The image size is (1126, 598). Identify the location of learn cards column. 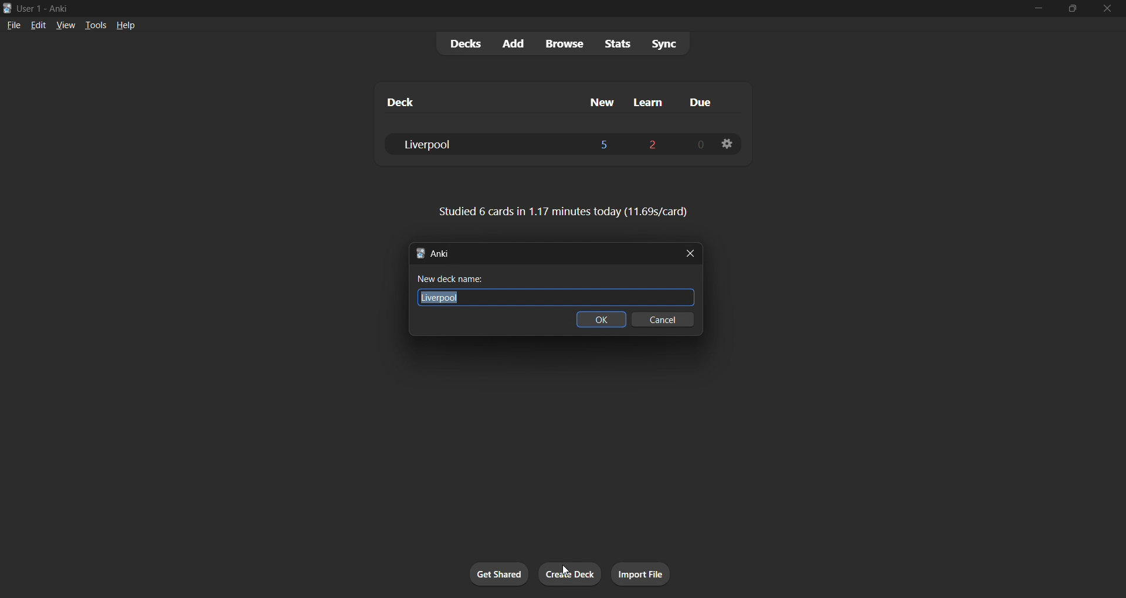
(656, 103).